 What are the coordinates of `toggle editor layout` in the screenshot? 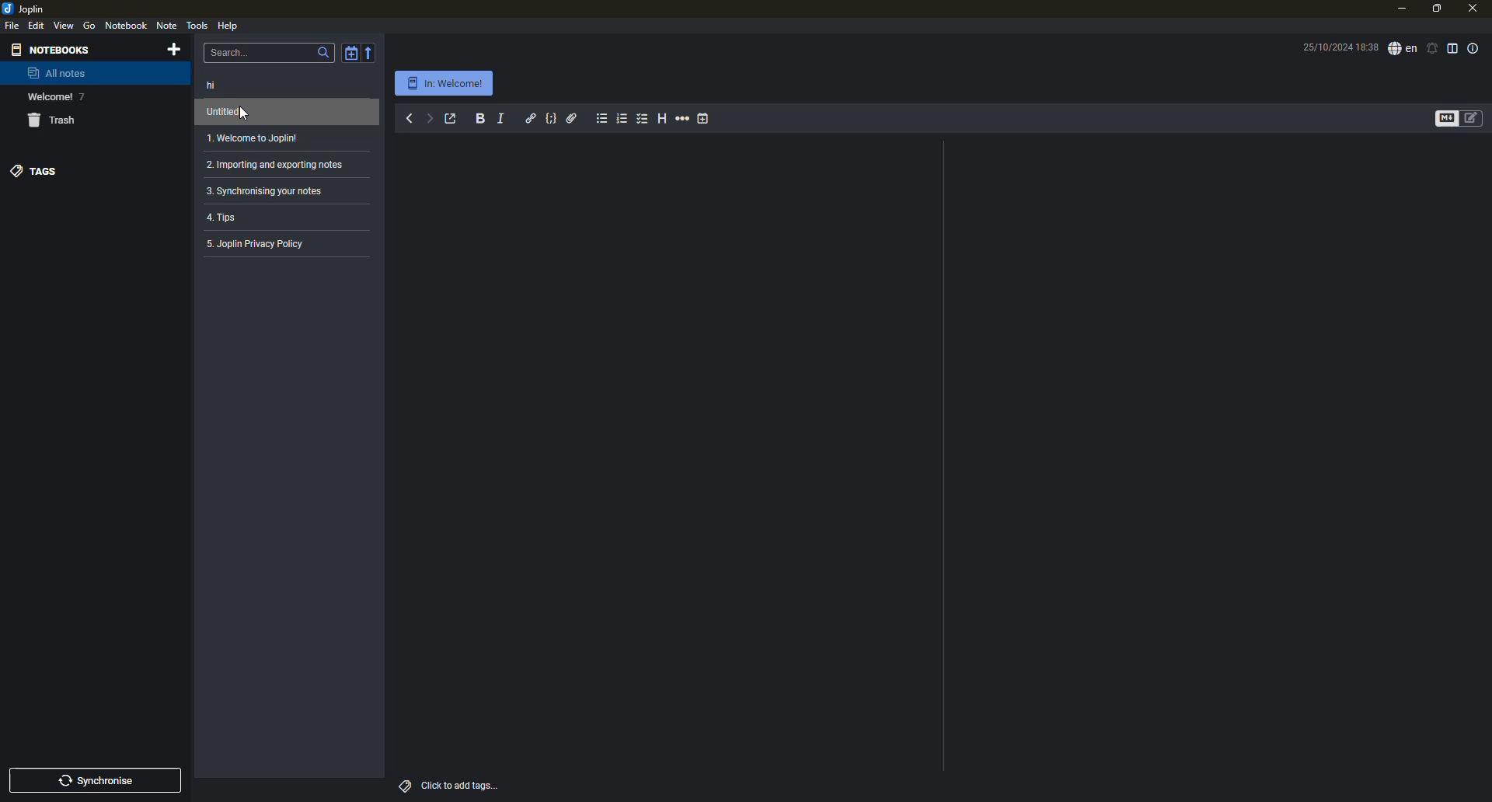 It's located at (1453, 48).